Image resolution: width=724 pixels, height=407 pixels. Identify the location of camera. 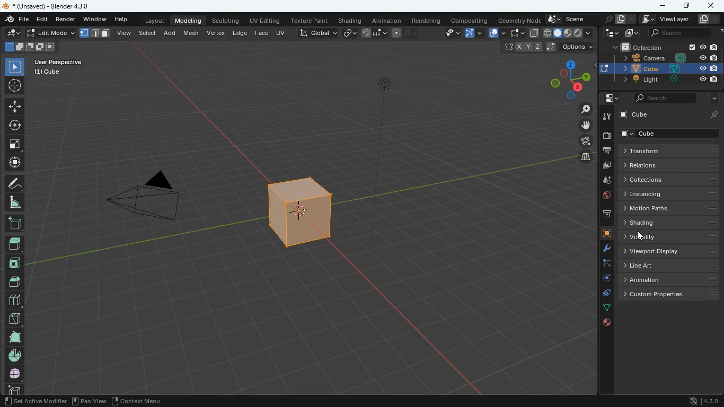
(608, 137).